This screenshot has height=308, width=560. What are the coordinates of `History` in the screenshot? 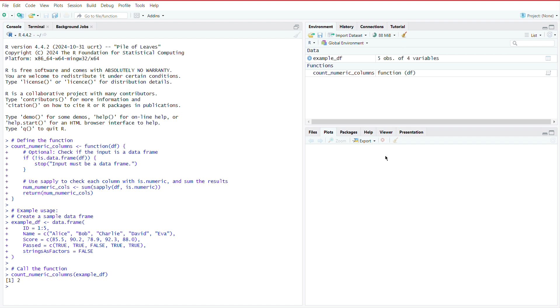 It's located at (347, 26).